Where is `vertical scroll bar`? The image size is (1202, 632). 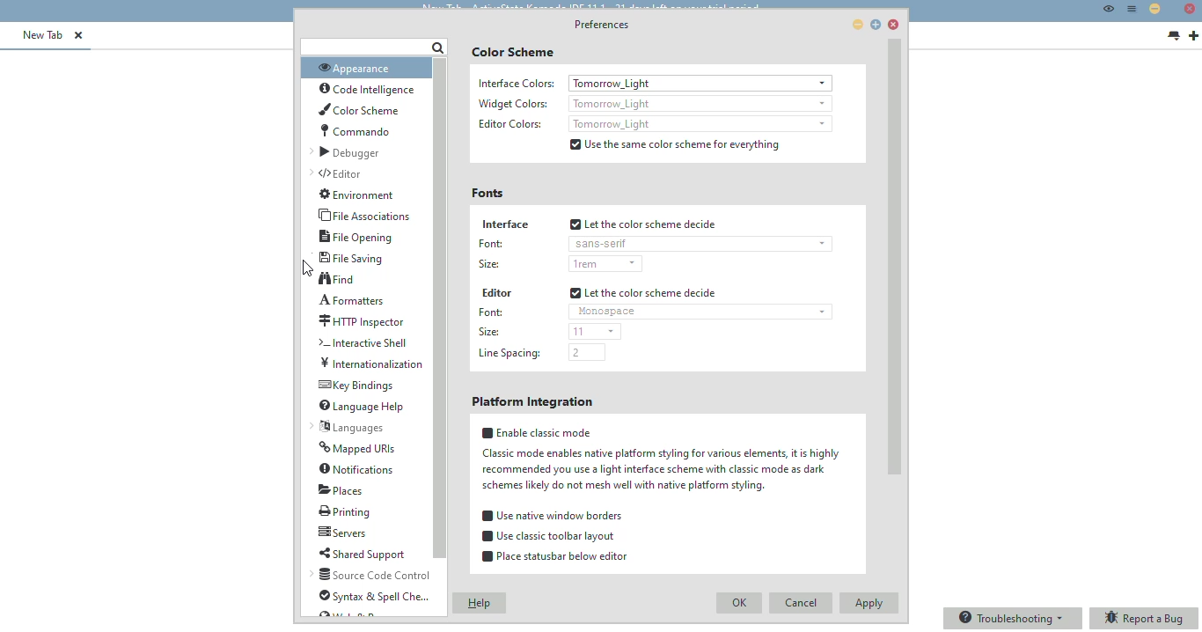
vertical scroll bar is located at coordinates (892, 258).